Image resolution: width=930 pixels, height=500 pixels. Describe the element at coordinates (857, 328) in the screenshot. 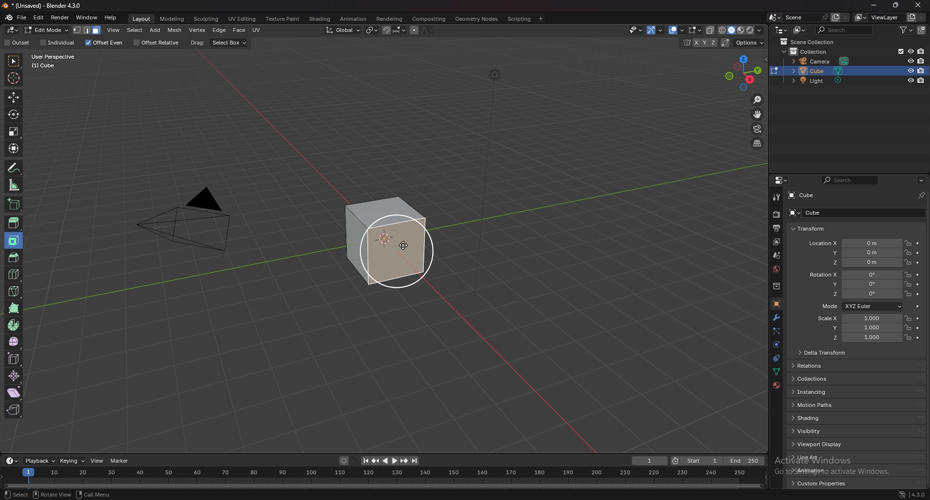

I see `scale y` at that location.